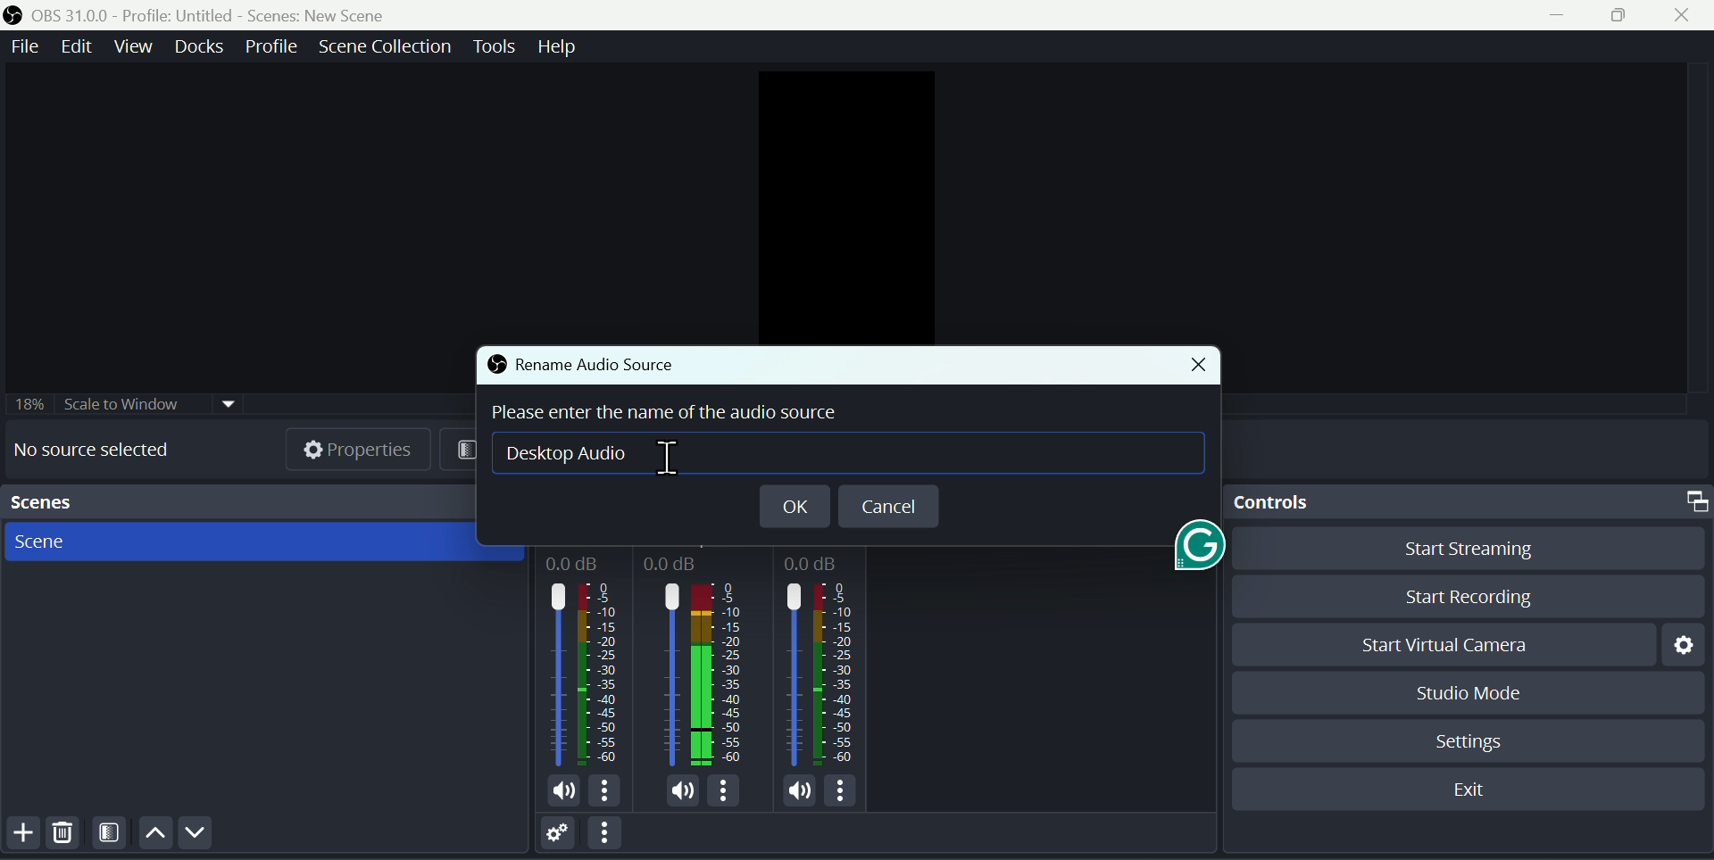 The image size is (1714, 860). I want to click on maximise, so click(1621, 17).